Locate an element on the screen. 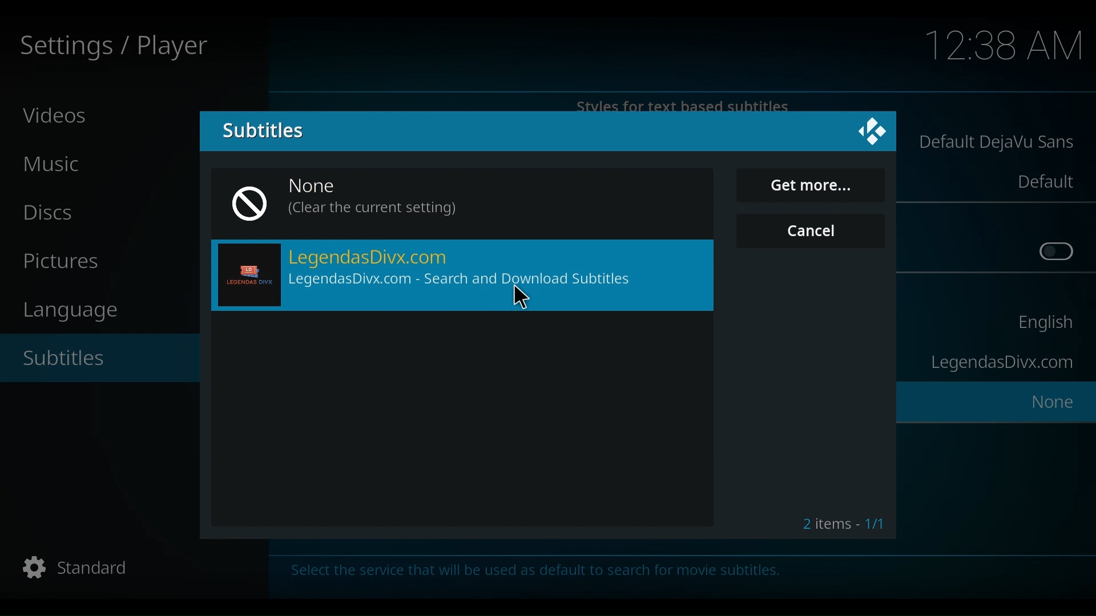 The height and width of the screenshot is (616, 1096). Settings/player is located at coordinates (112, 47).